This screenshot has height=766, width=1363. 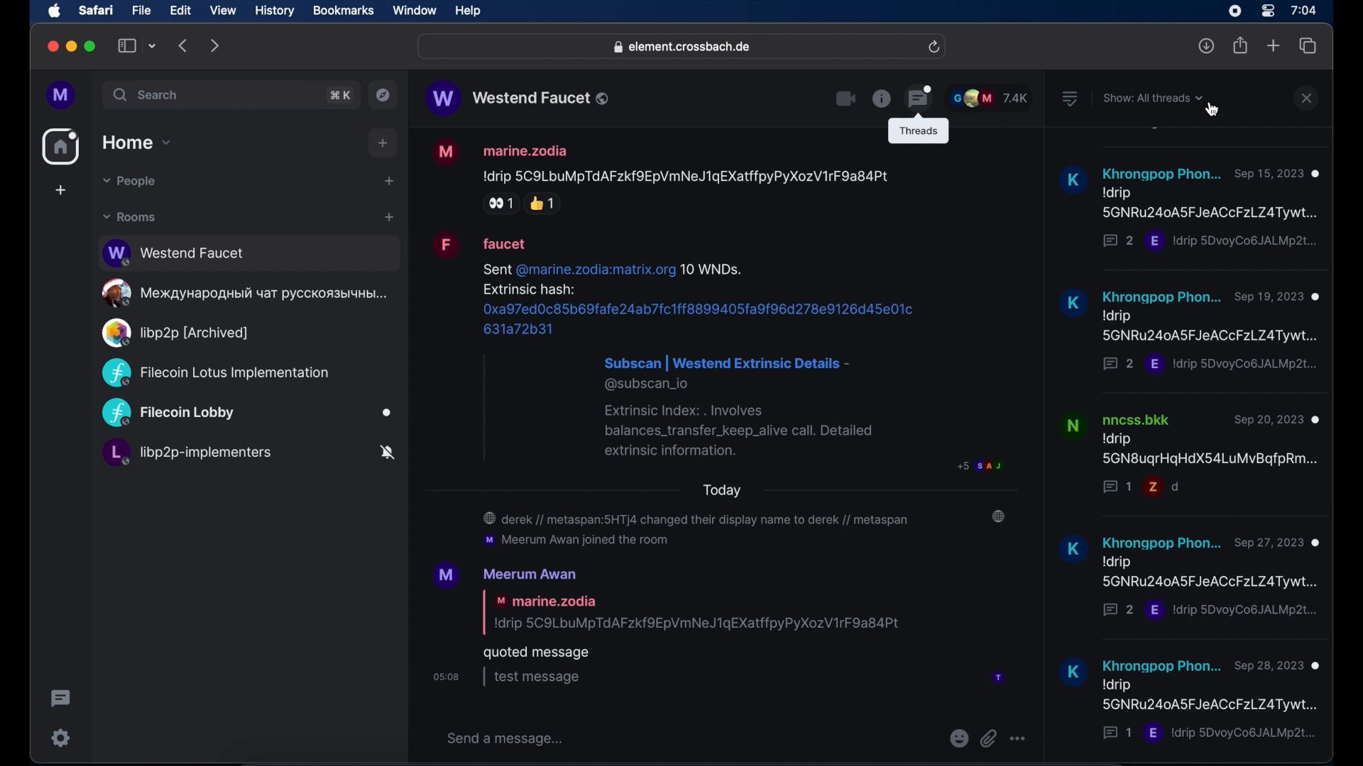 What do you see at coordinates (248, 251) in the screenshot?
I see `Westend Faucet` at bounding box center [248, 251].